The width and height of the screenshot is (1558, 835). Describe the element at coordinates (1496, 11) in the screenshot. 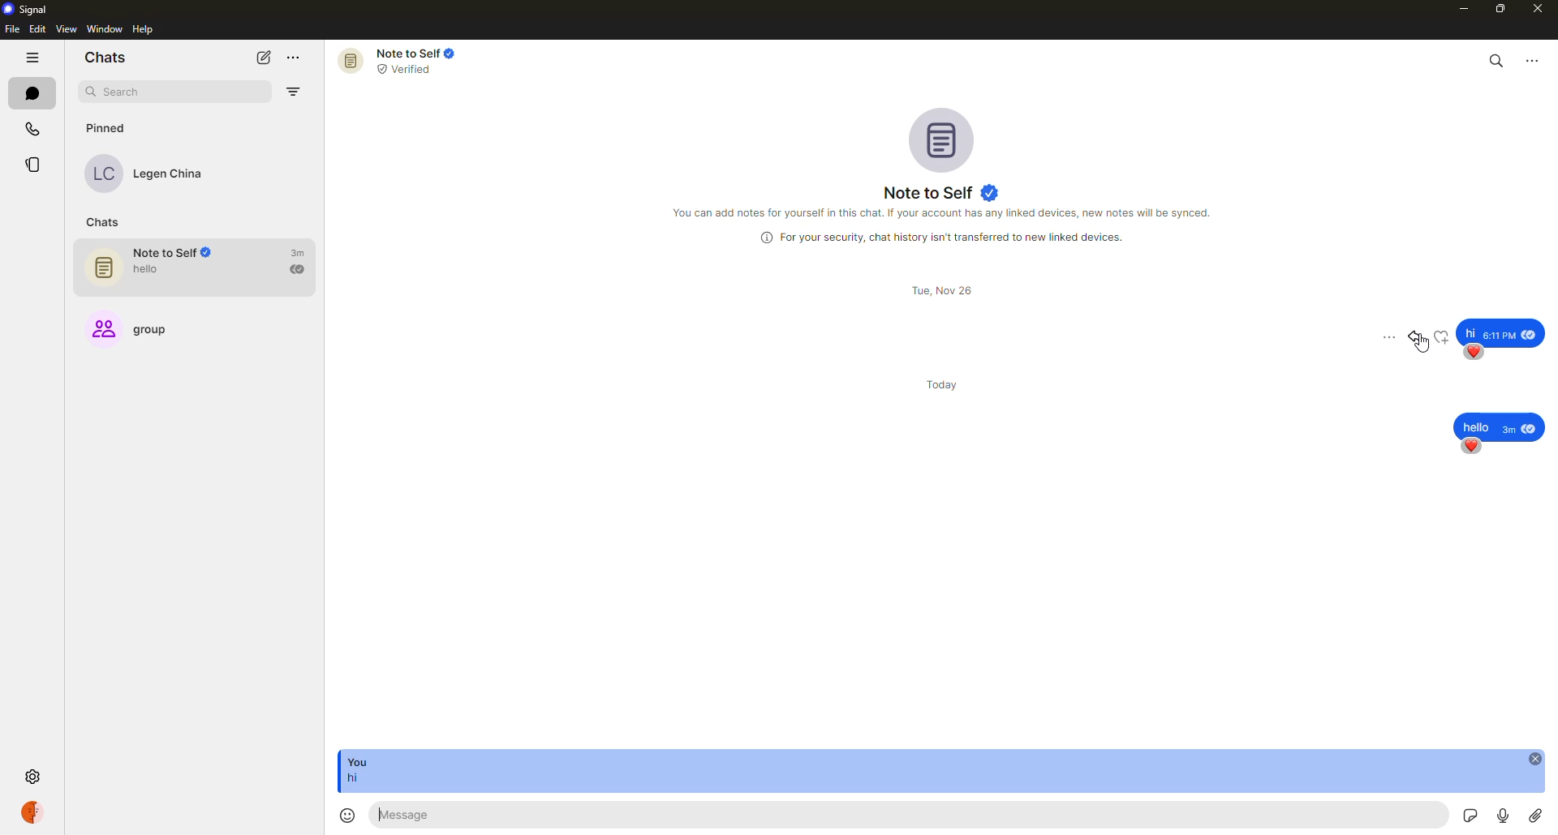

I see `maximize` at that location.